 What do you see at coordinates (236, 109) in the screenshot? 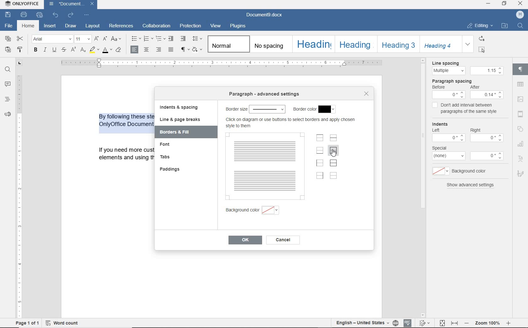
I see `border size` at bounding box center [236, 109].